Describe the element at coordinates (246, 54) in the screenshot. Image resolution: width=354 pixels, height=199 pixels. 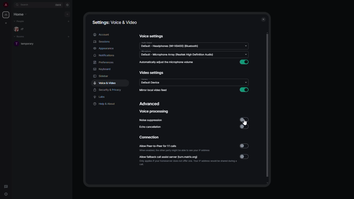
I see `drop down` at that location.